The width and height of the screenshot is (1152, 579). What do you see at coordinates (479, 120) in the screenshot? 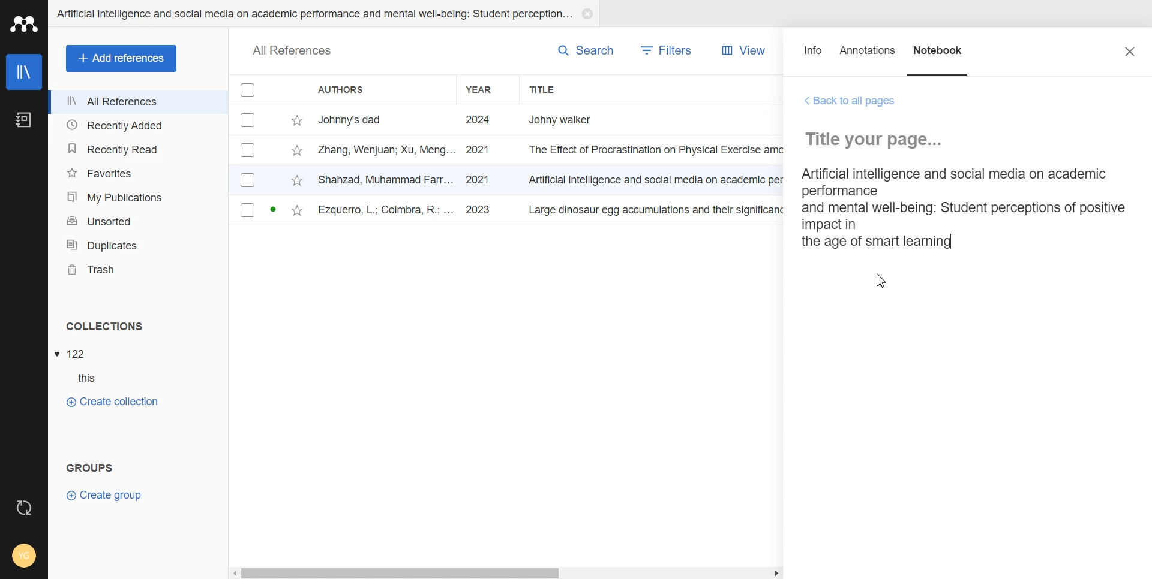
I see `2024` at bounding box center [479, 120].